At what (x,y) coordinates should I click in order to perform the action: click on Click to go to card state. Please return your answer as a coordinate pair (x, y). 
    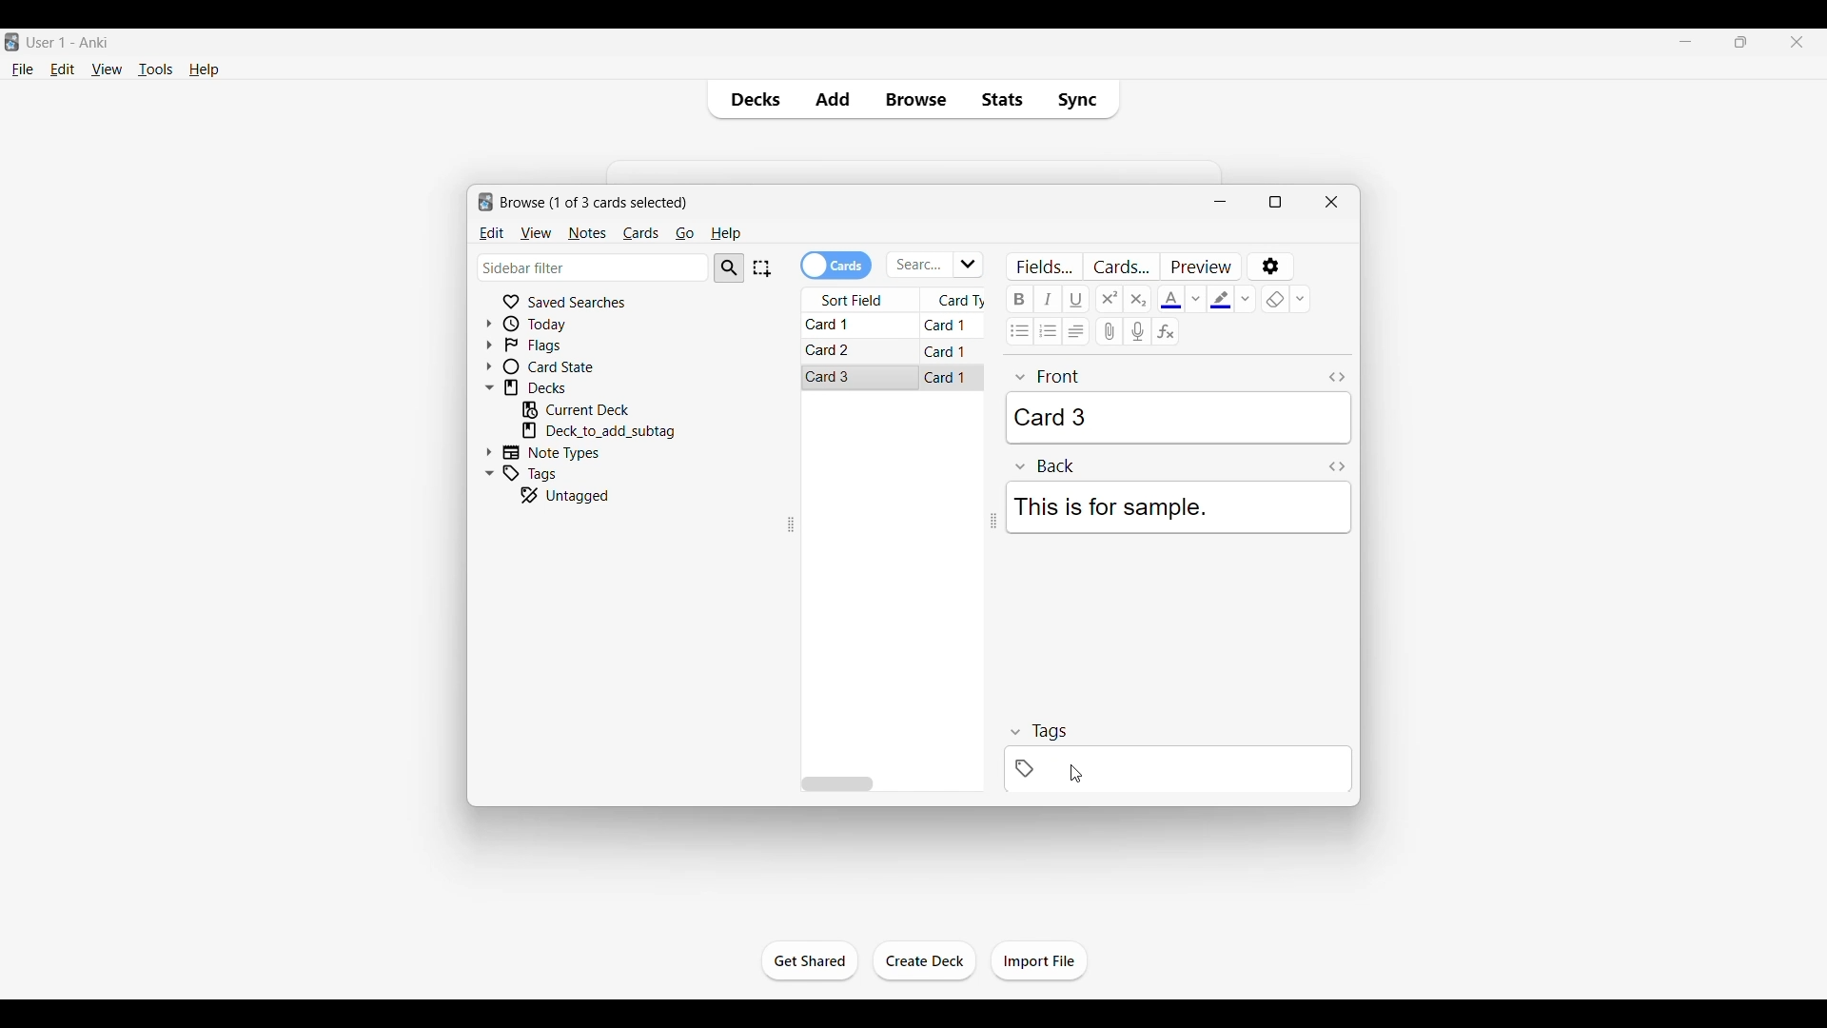
    Looking at the image, I should click on (563, 366).